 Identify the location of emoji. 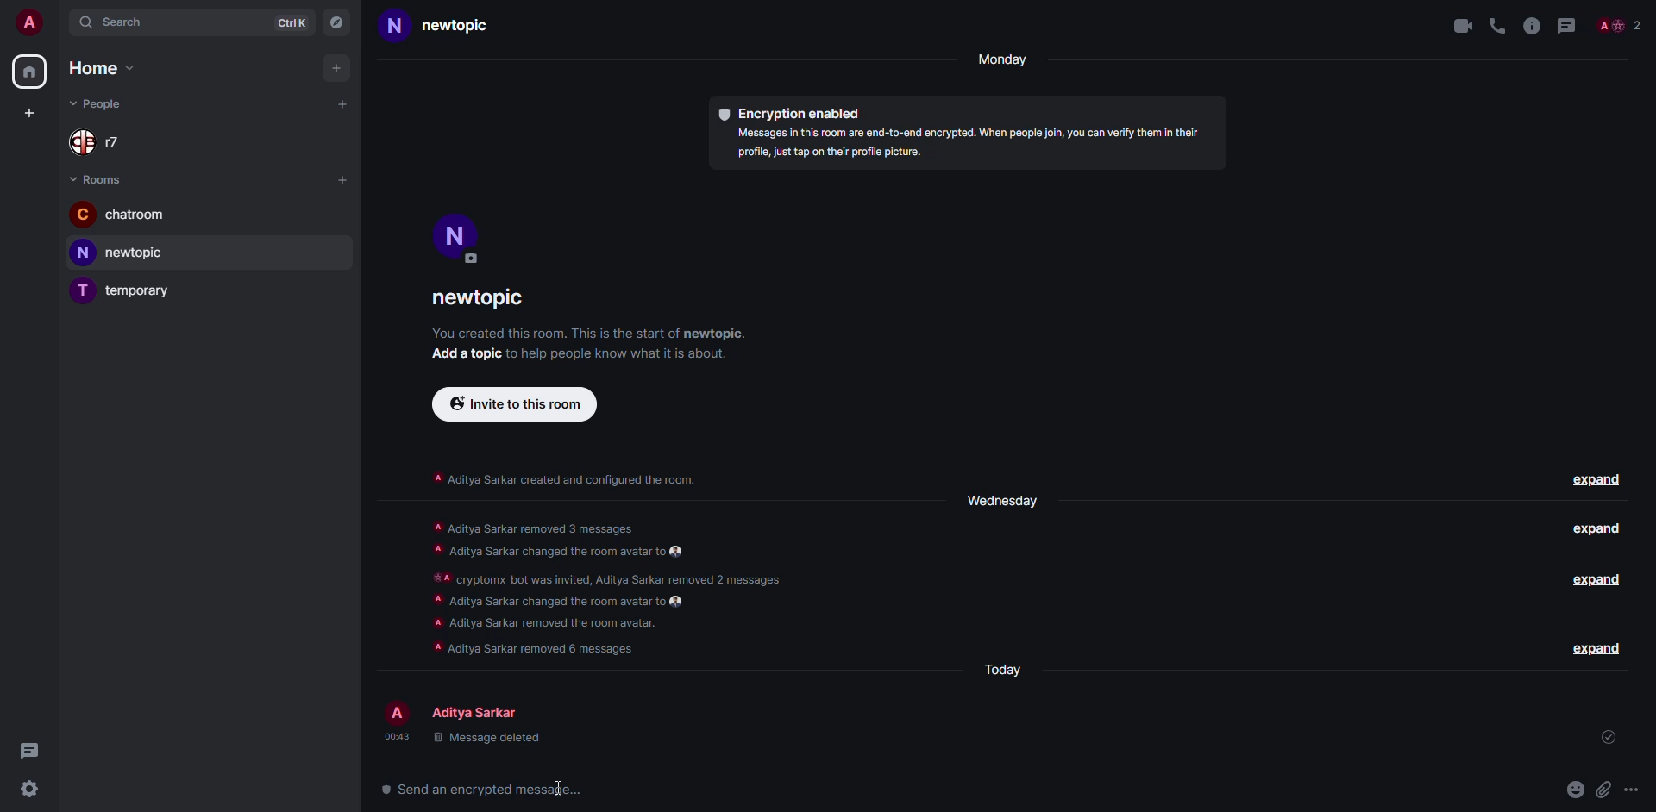
(1574, 790).